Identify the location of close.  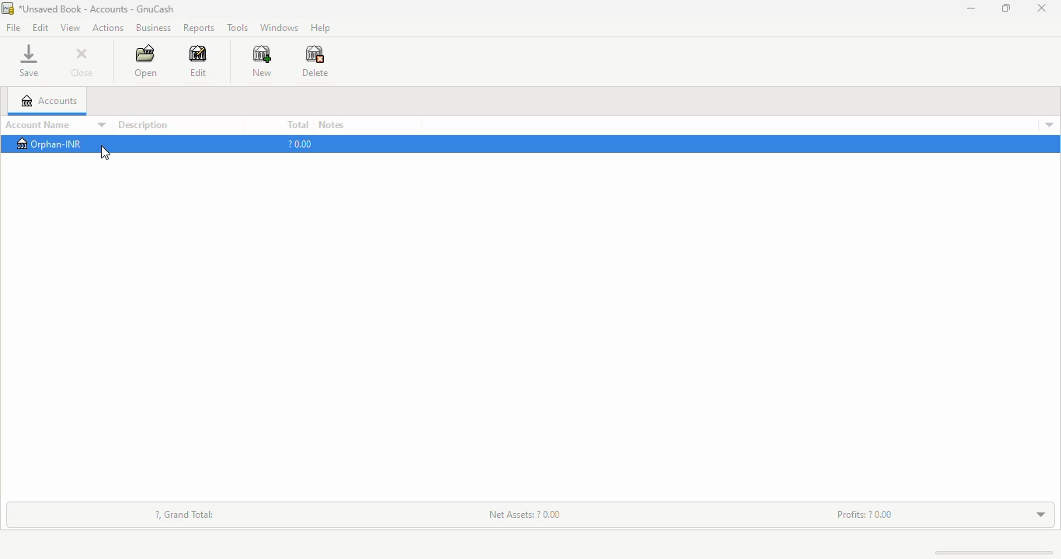
(1042, 8).